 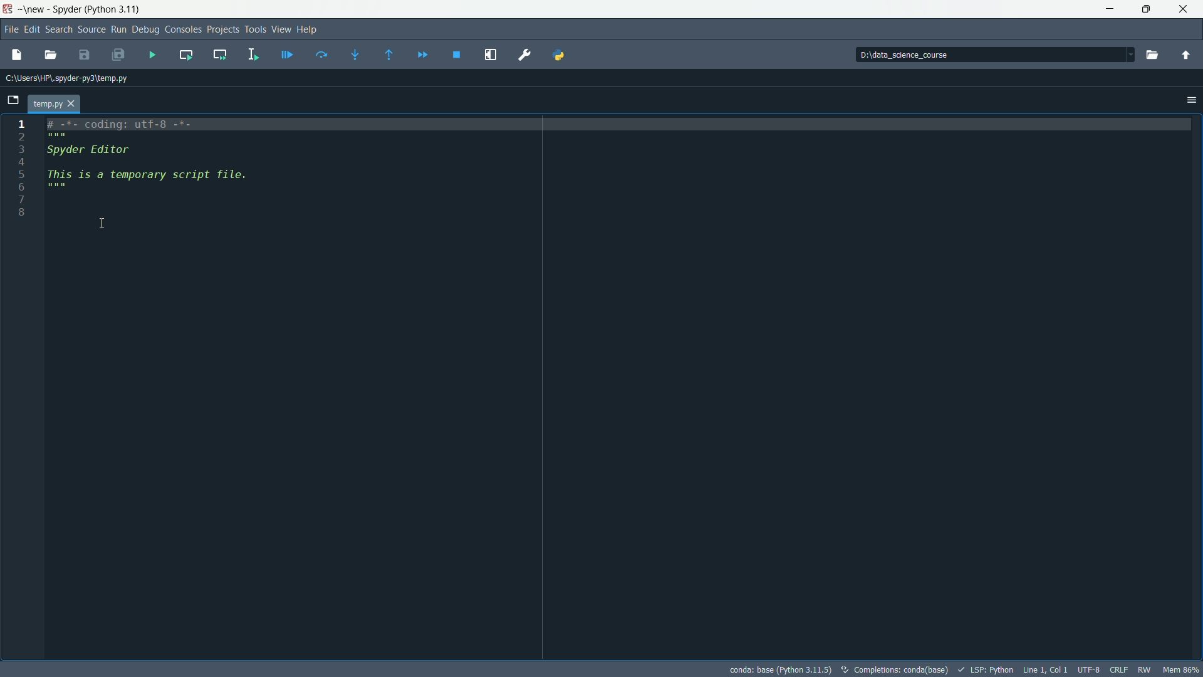 I want to click on rw, so click(x=1145, y=669).